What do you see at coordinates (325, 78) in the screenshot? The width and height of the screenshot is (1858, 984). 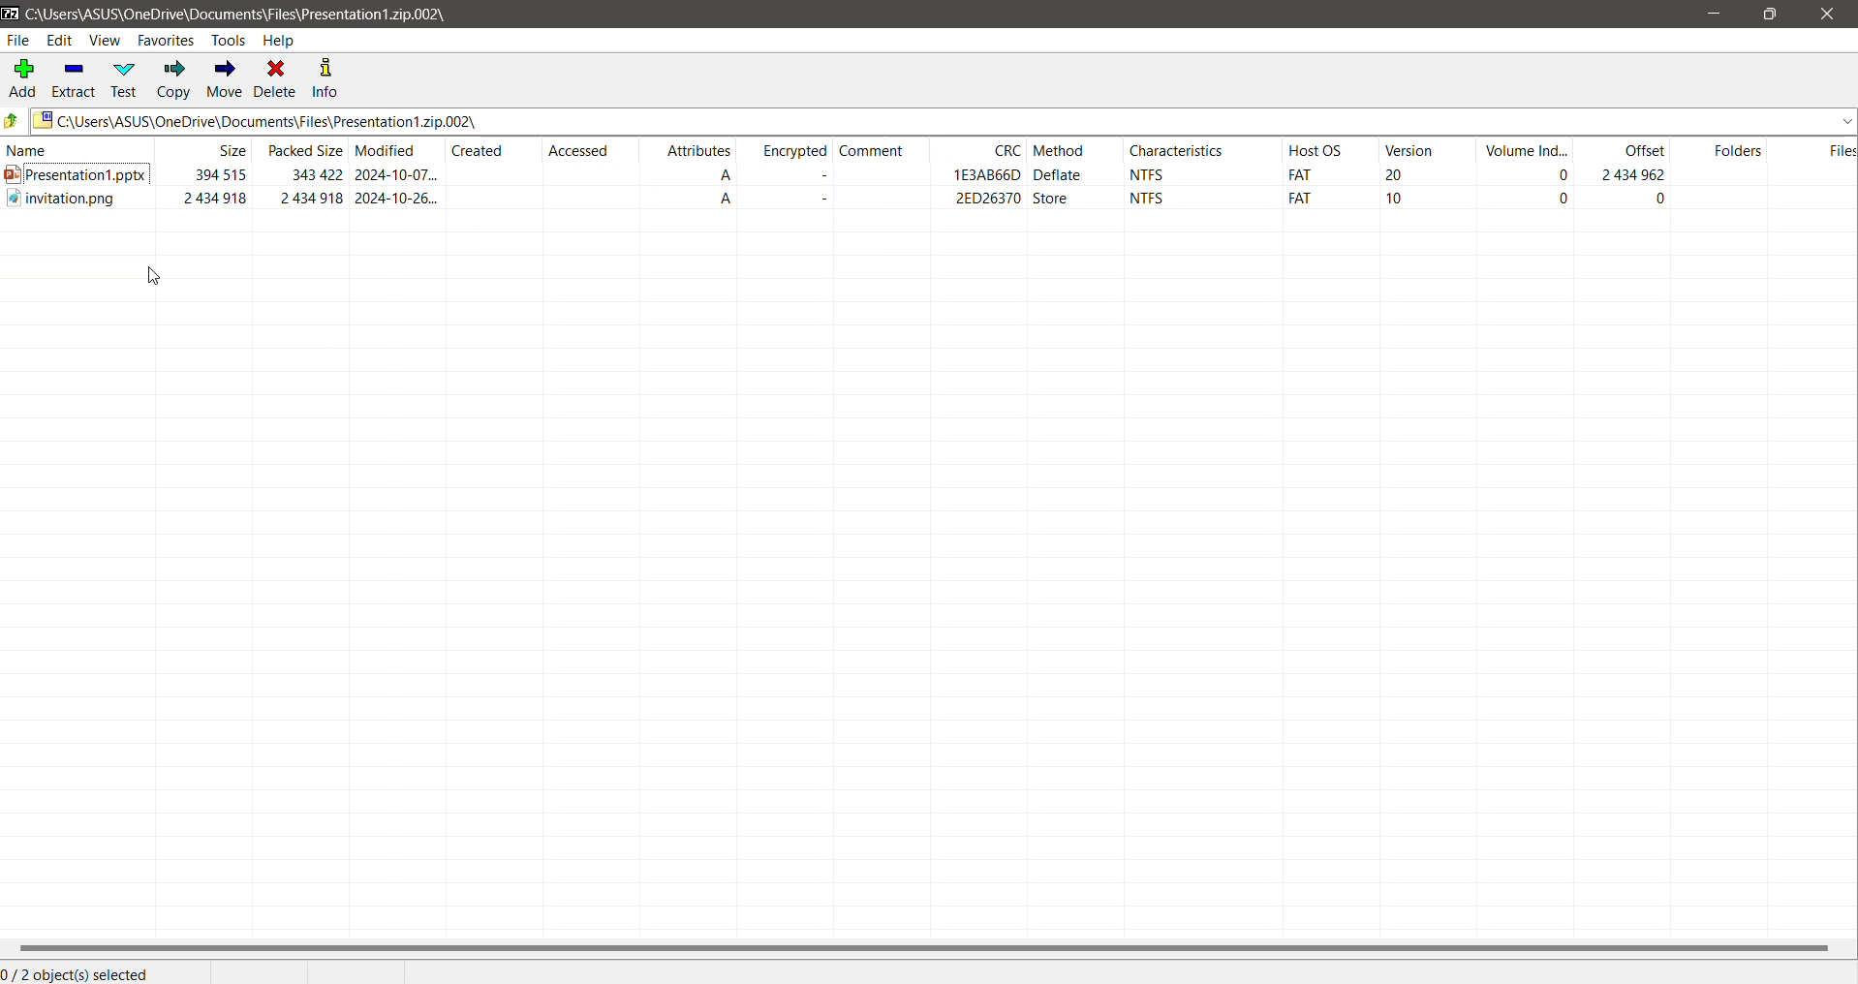 I see `Info` at bounding box center [325, 78].